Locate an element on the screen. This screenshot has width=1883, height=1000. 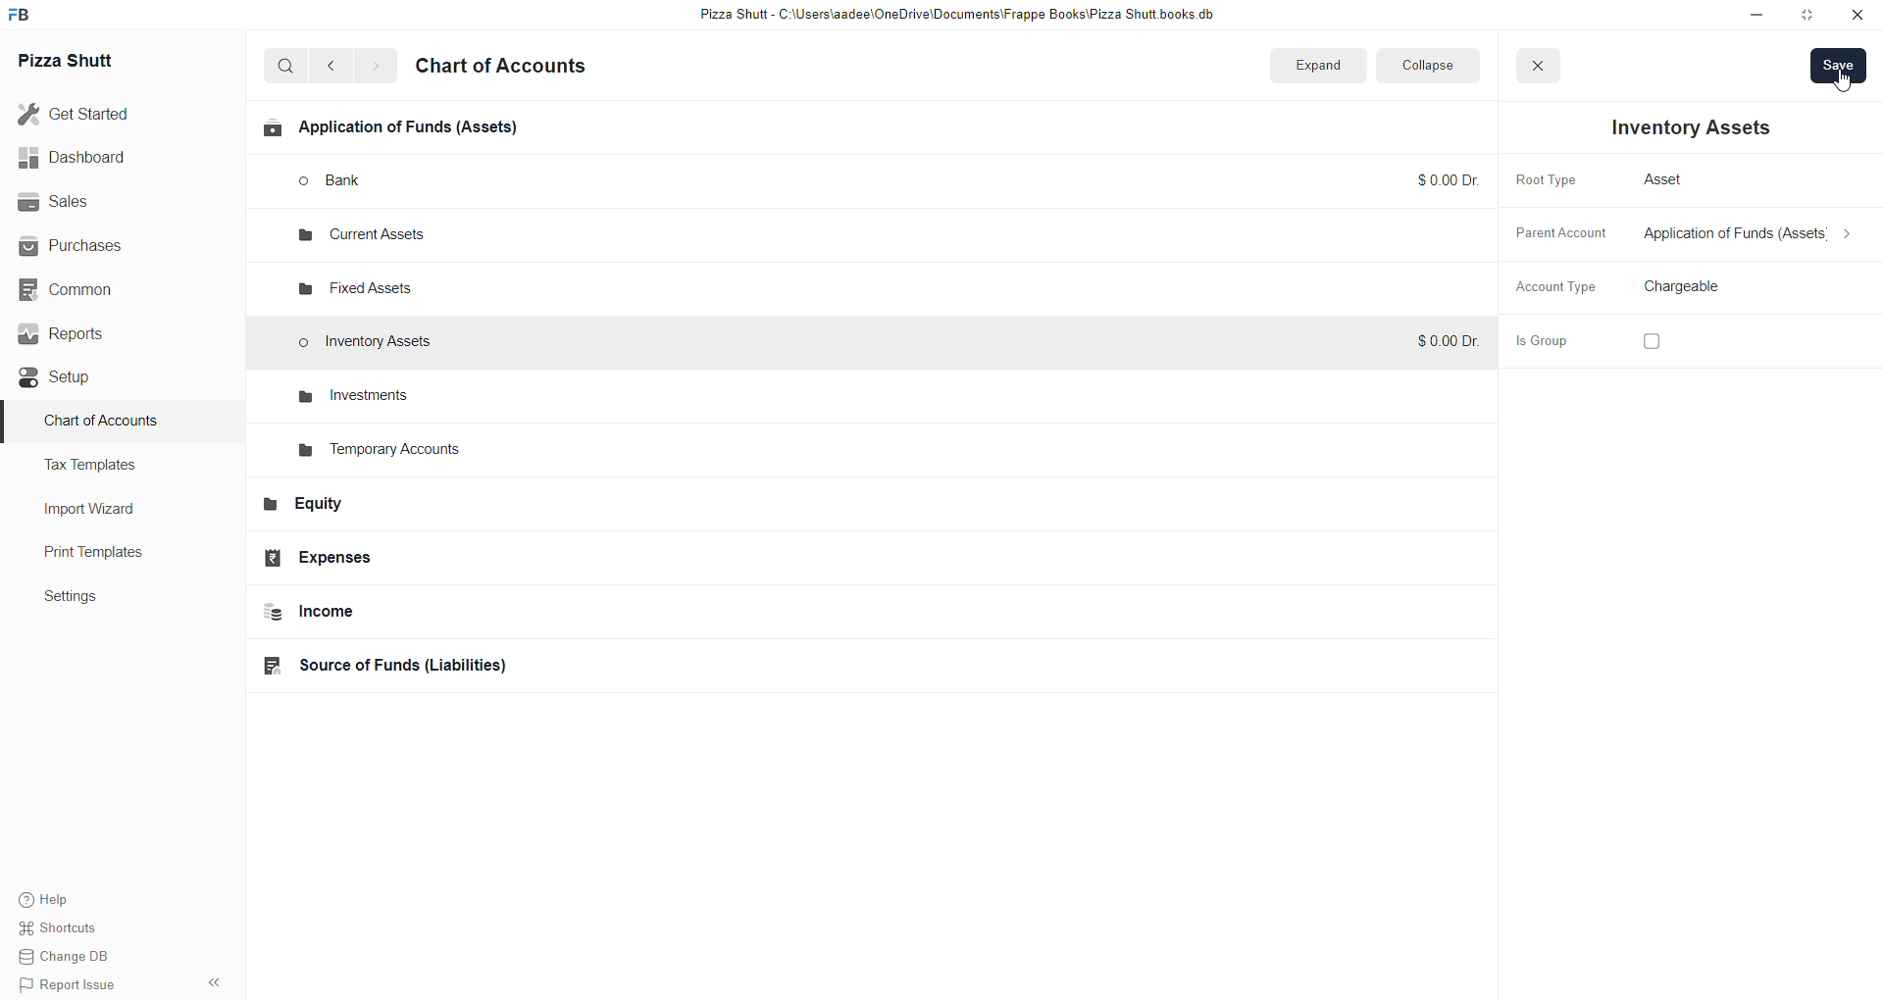
Inventory Assets  is located at coordinates (1678, 127).